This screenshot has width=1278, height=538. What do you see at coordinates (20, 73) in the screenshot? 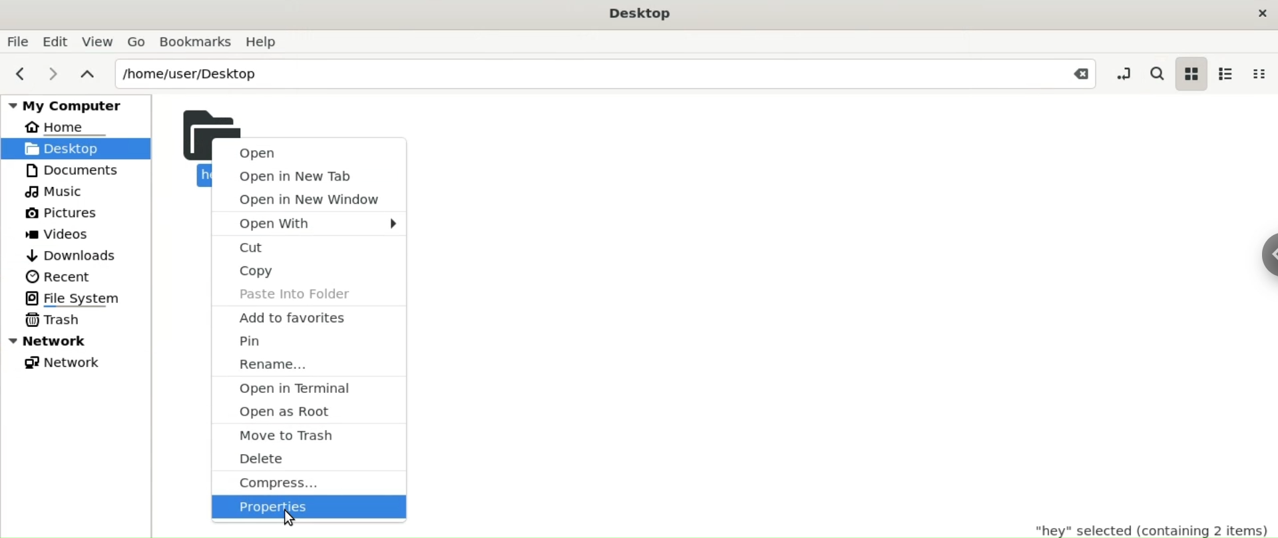
I see `previous` at bounding box center [20, 73].